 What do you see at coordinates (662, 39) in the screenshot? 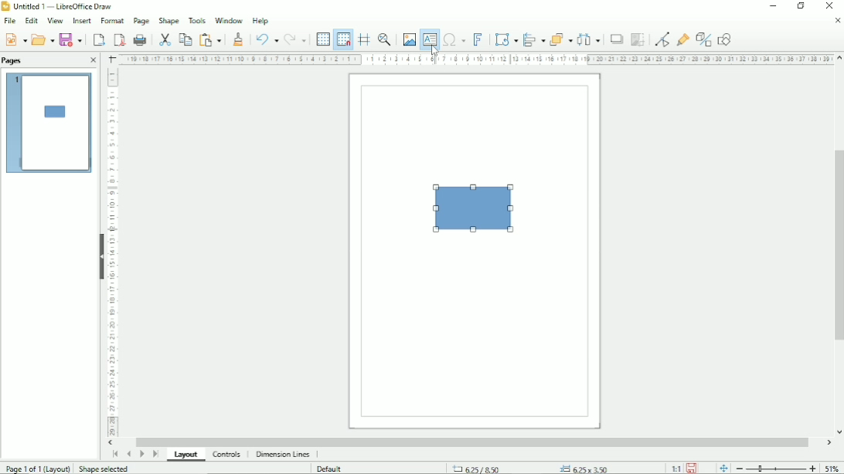
I see `Toggle point edit mode` at bounding box center [662, 39].